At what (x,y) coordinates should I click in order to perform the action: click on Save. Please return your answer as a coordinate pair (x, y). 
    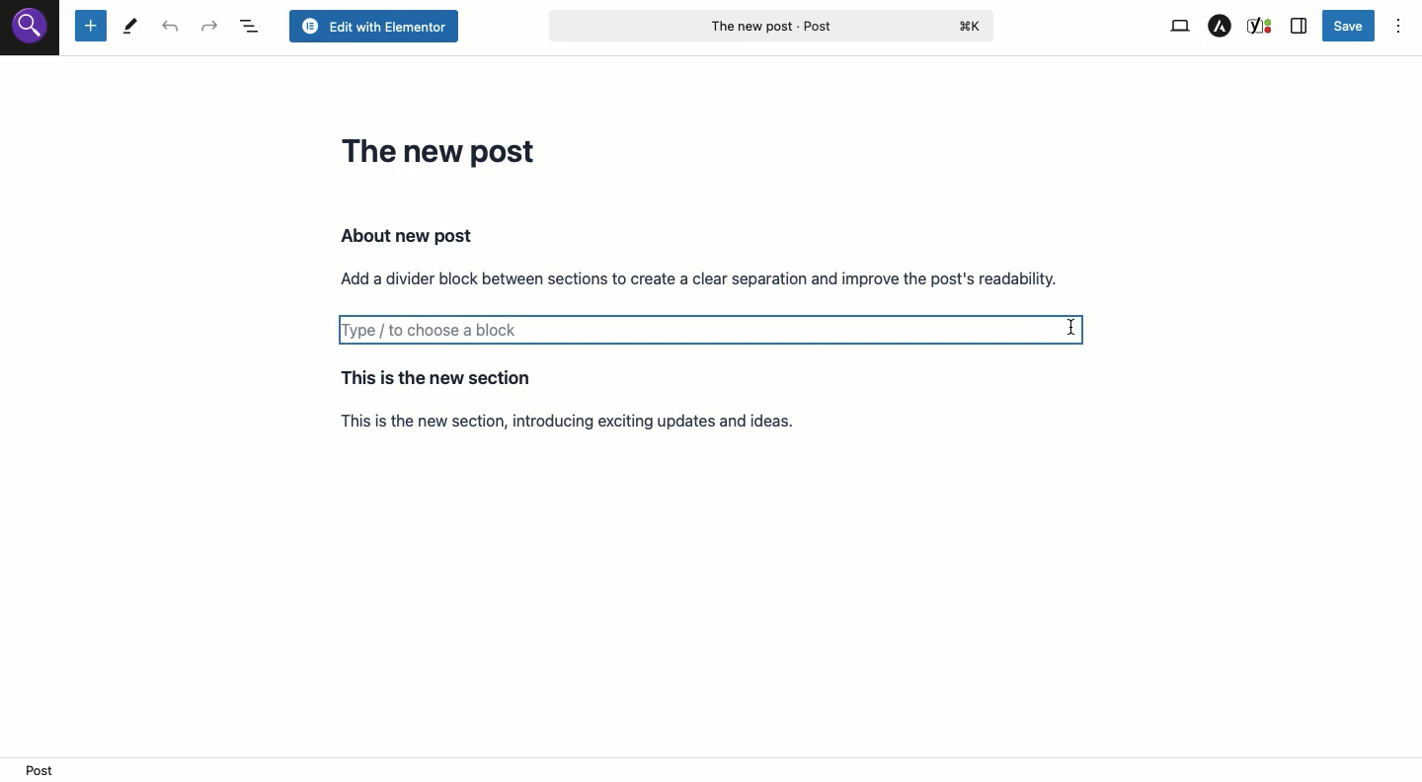
    Looking at the image, I should click on (1350, 25).